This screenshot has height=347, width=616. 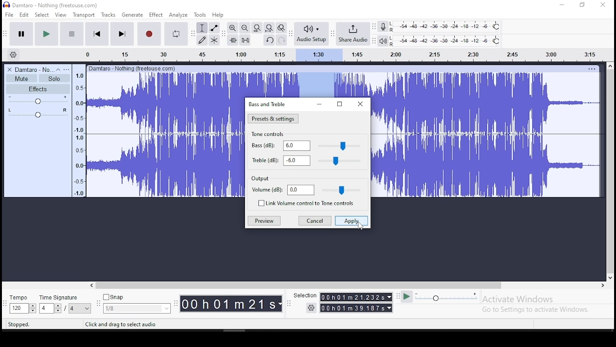 What do you see at coordinates (334, 53) in the screenshot?
I see `Audio bar` at bounding box center [334, 53].